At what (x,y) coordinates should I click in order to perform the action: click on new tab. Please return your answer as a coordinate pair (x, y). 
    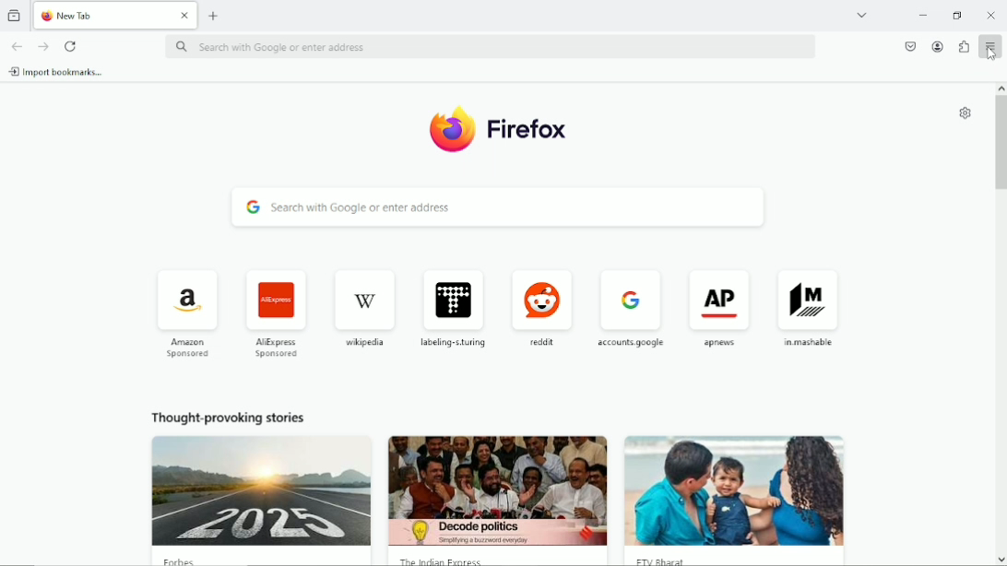
    Looking at the image, I should click on (100, 15).